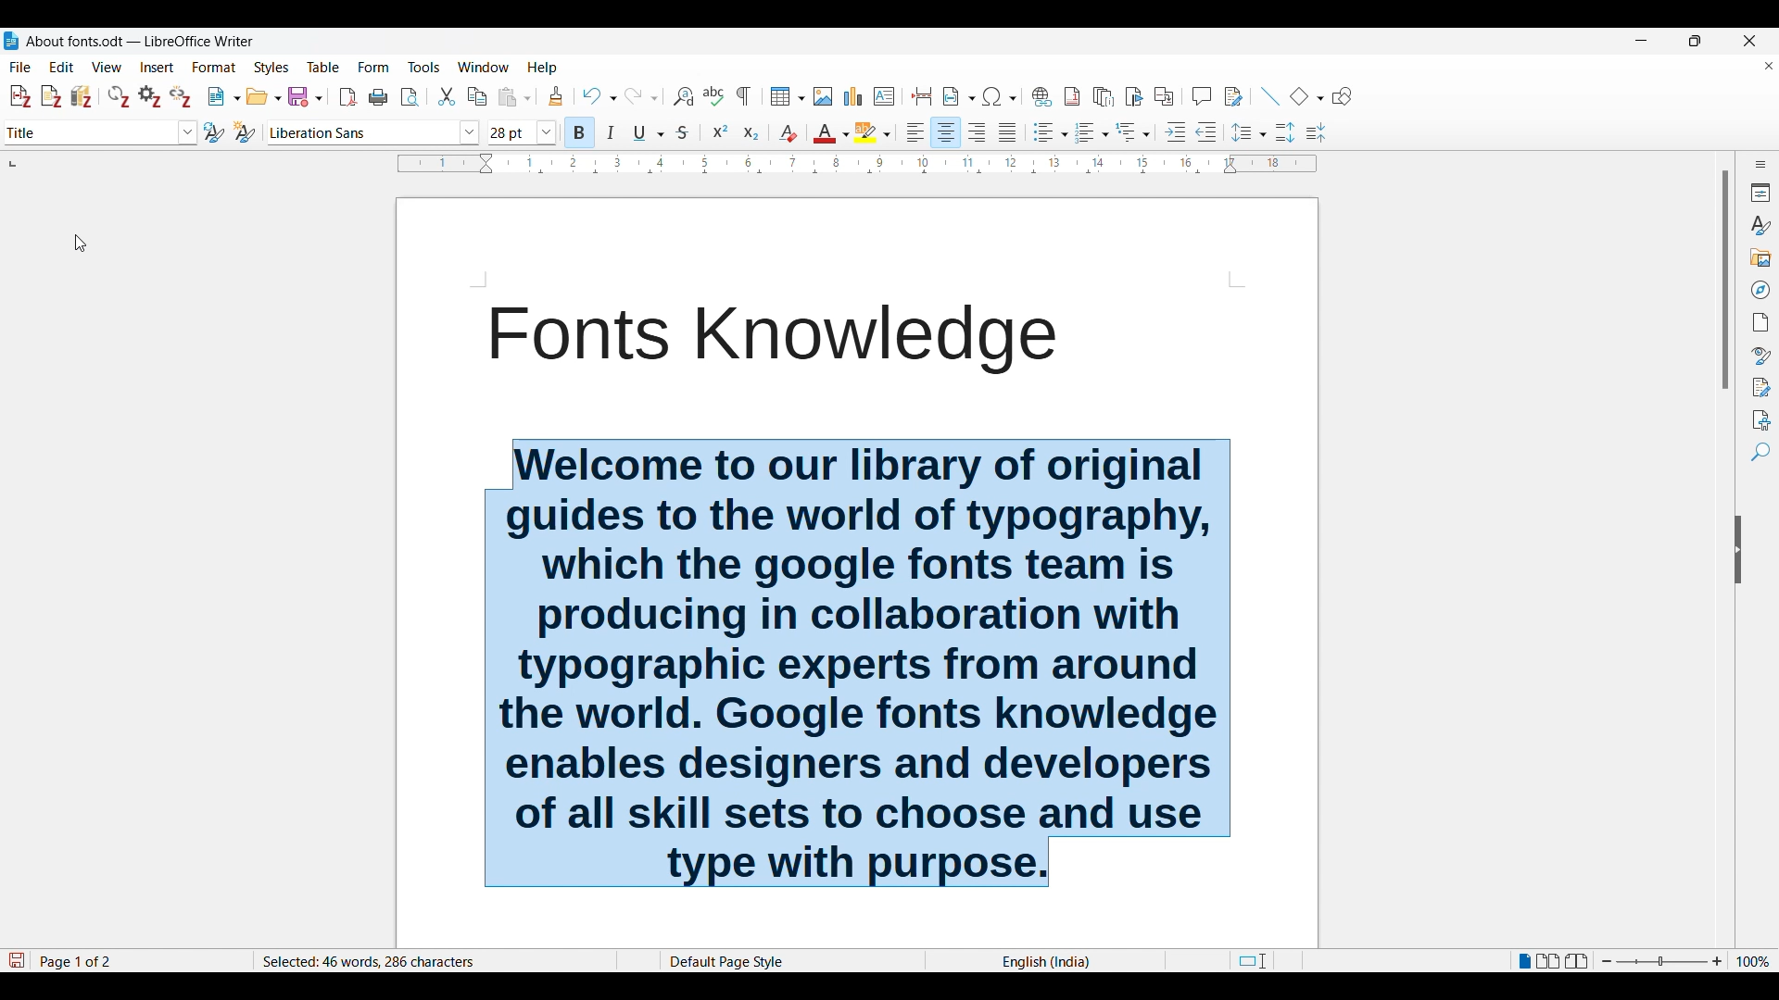  I want to click on Show draw functions, so click(1343, 95).